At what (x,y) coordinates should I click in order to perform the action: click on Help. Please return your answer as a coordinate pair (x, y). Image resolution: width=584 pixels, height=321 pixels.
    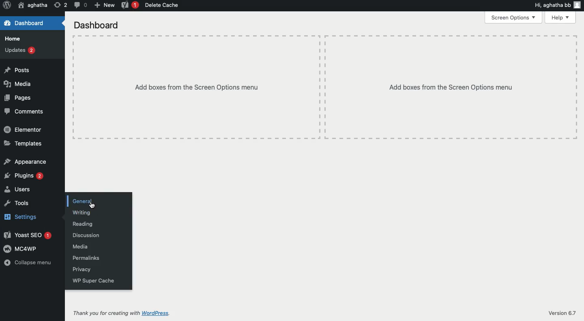
    Looking at the image, I should click on (561, 17).